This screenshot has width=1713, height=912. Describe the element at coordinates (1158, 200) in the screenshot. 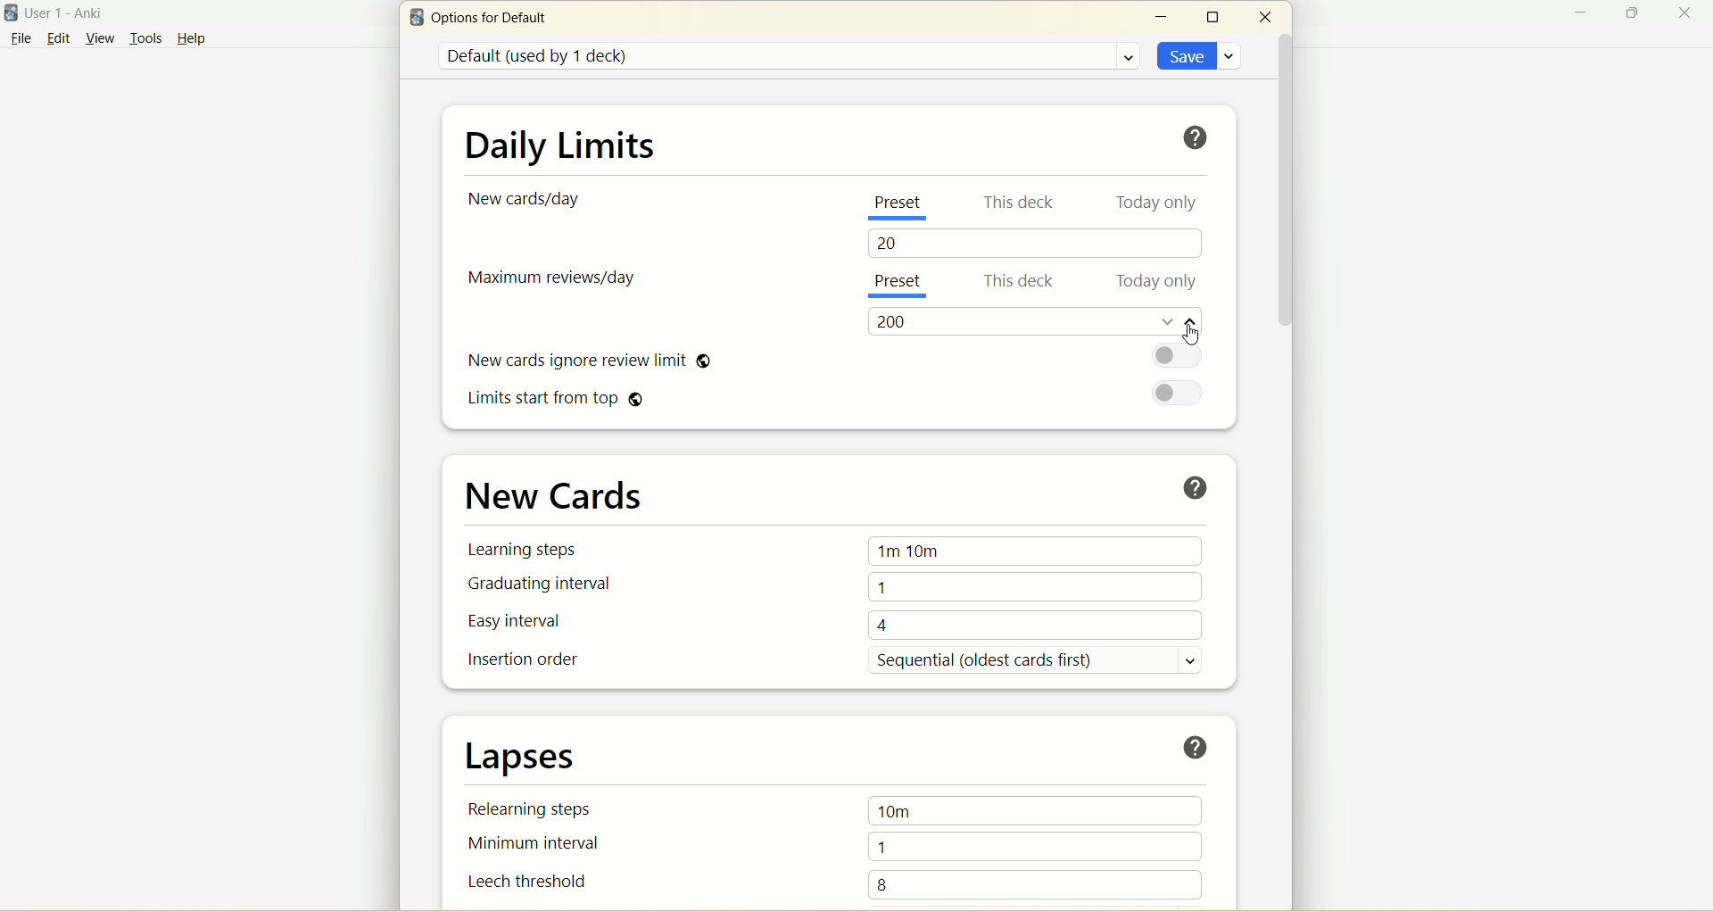

I see `today only` at that location.